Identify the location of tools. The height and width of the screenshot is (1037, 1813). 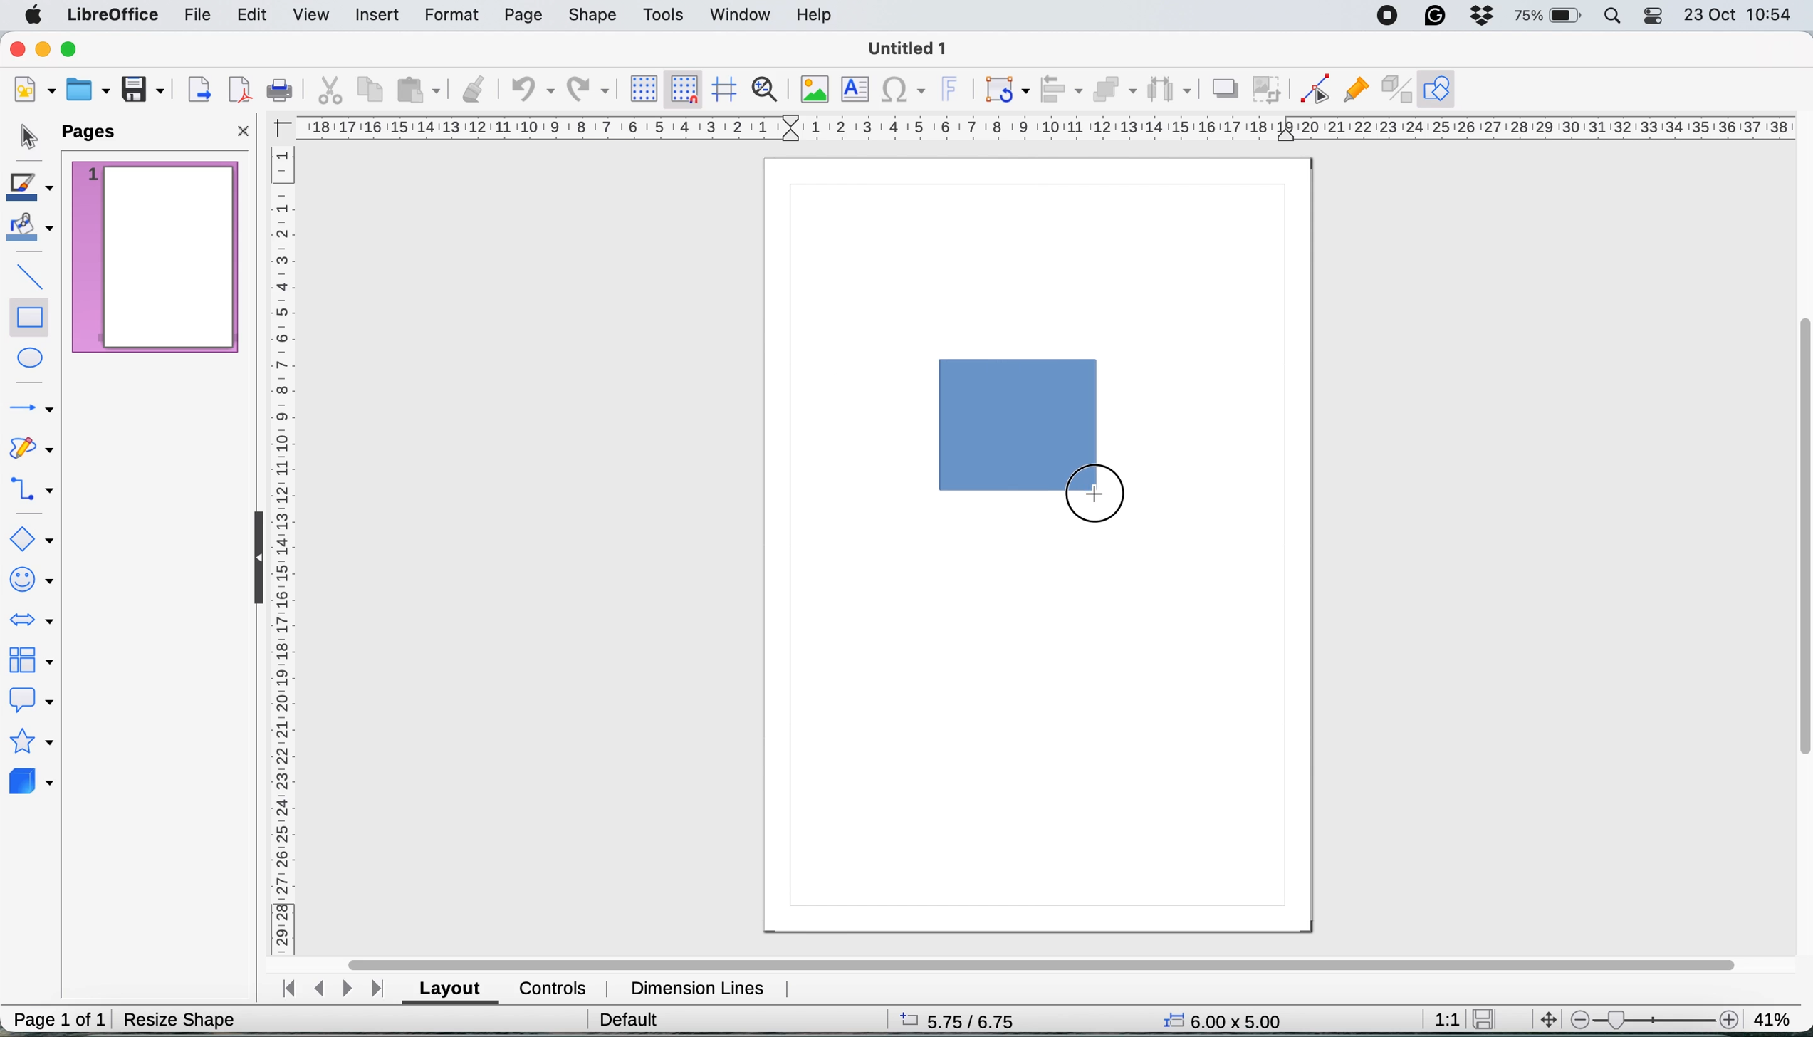
(664, 14).